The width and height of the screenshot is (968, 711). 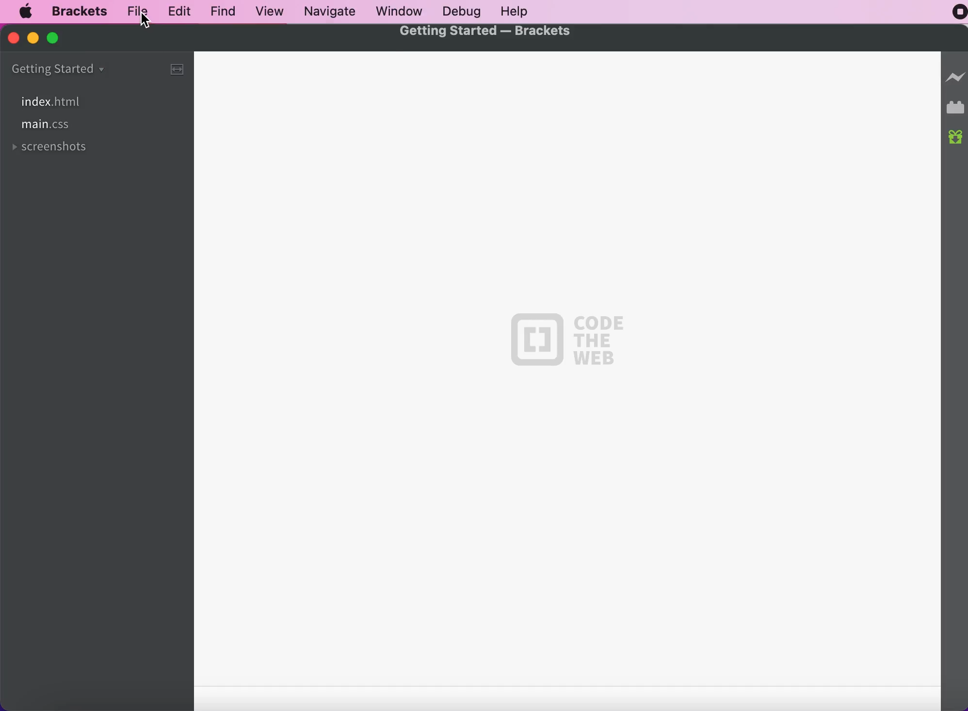 What do you see at coordinates (486, 33) in the screenshot?
I see `getting started - brackets` at bounding box center [486, 33].